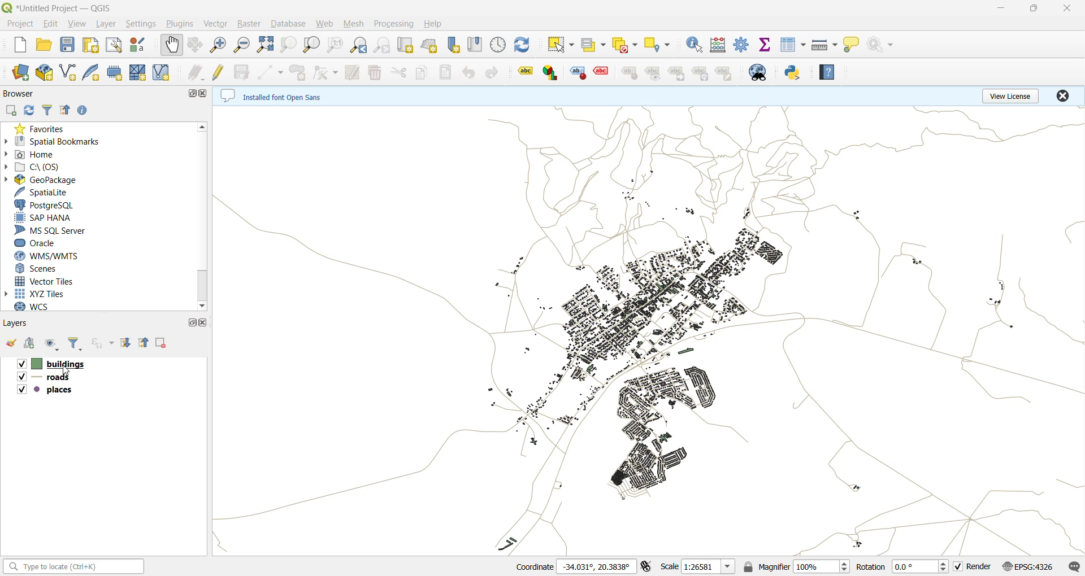 The image size is (1085, 576). Describe the element at coordinates (648, 331) in the screenshot. I see `map` at that location.